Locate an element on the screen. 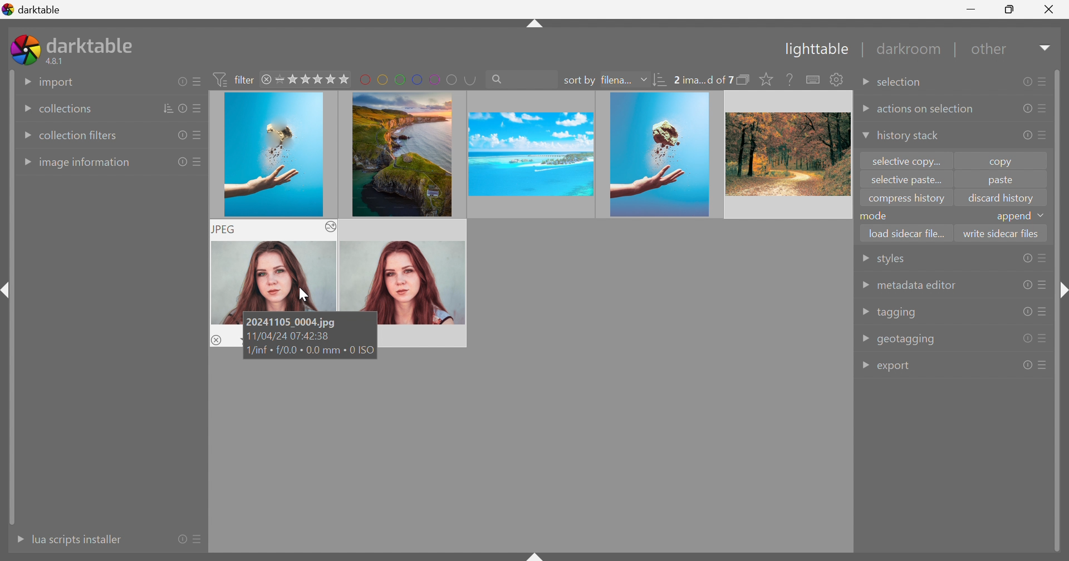 This screenshot has height=561, width=1069. filter is located at coordinates (236, 79).